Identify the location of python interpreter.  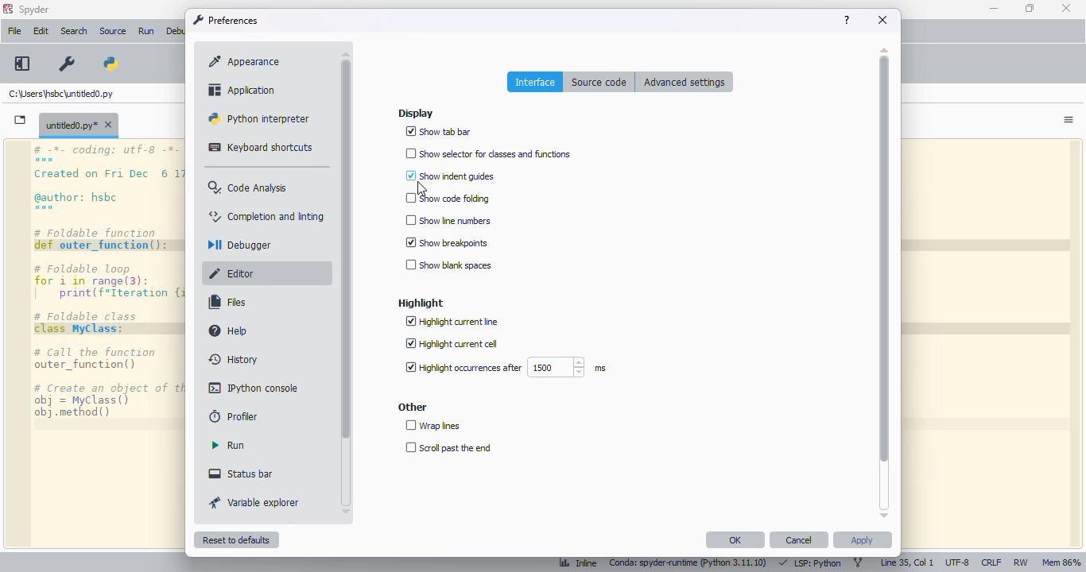
(258, 118).